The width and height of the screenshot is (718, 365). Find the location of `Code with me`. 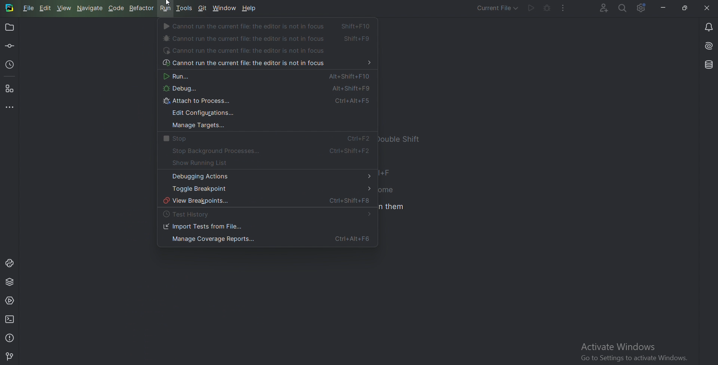

Code with me is located at coordinates (603, 8).